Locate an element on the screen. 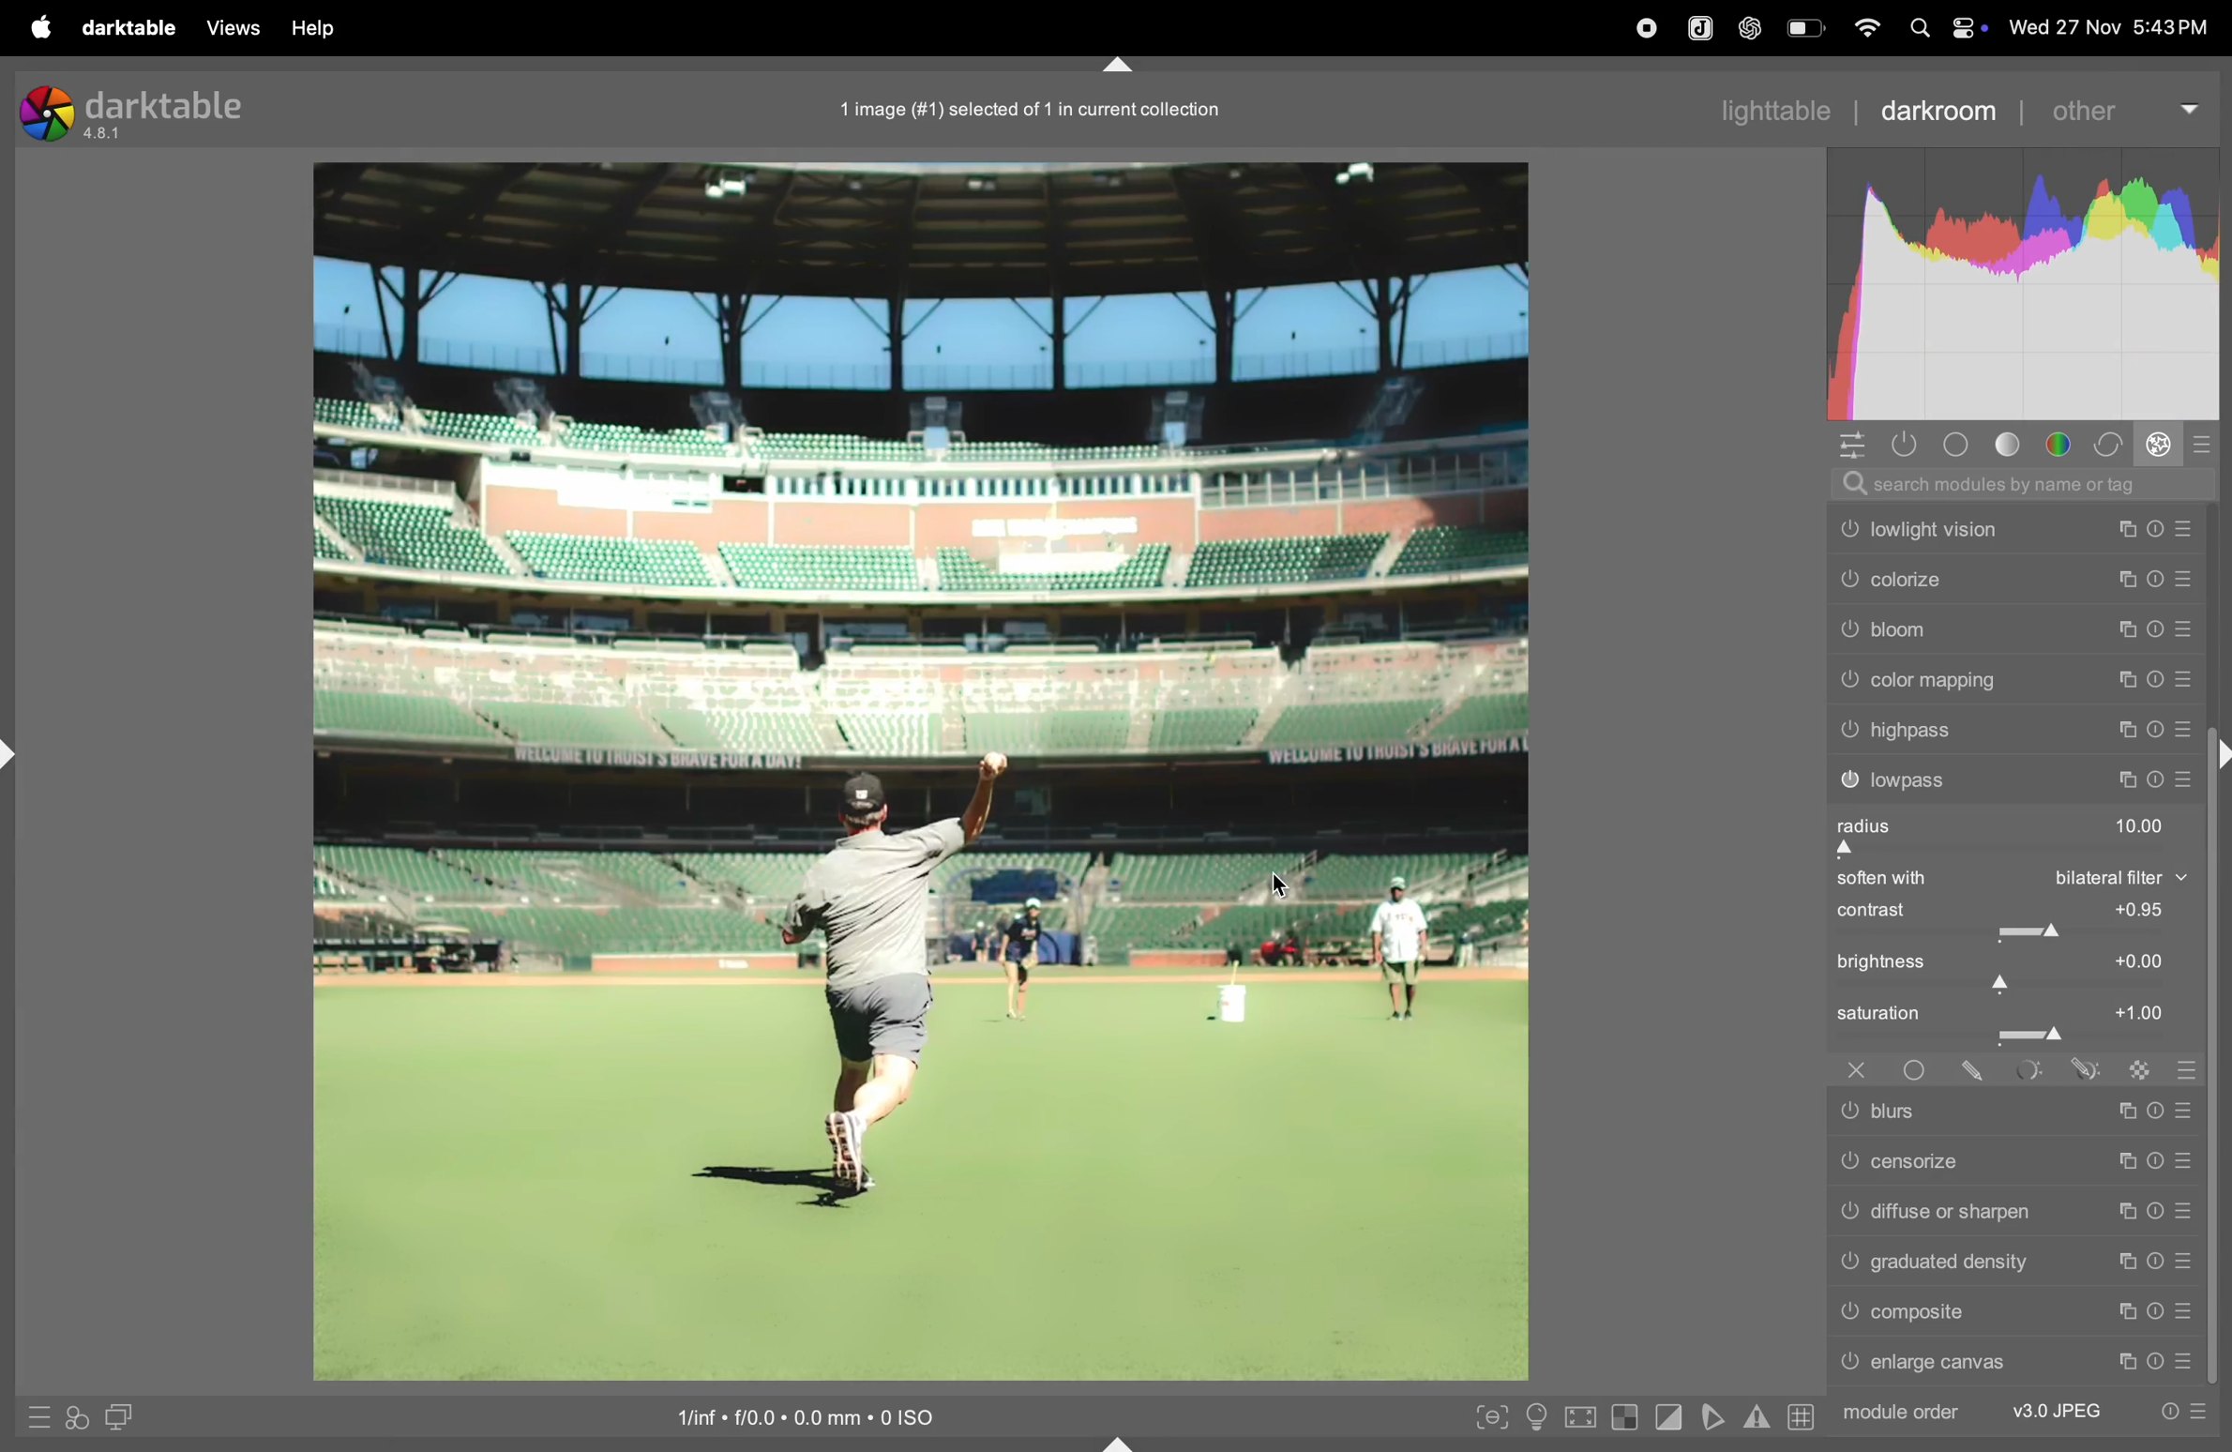 This screenshot has height=1452, width=2232. base is located at coordinates (1957, 445).